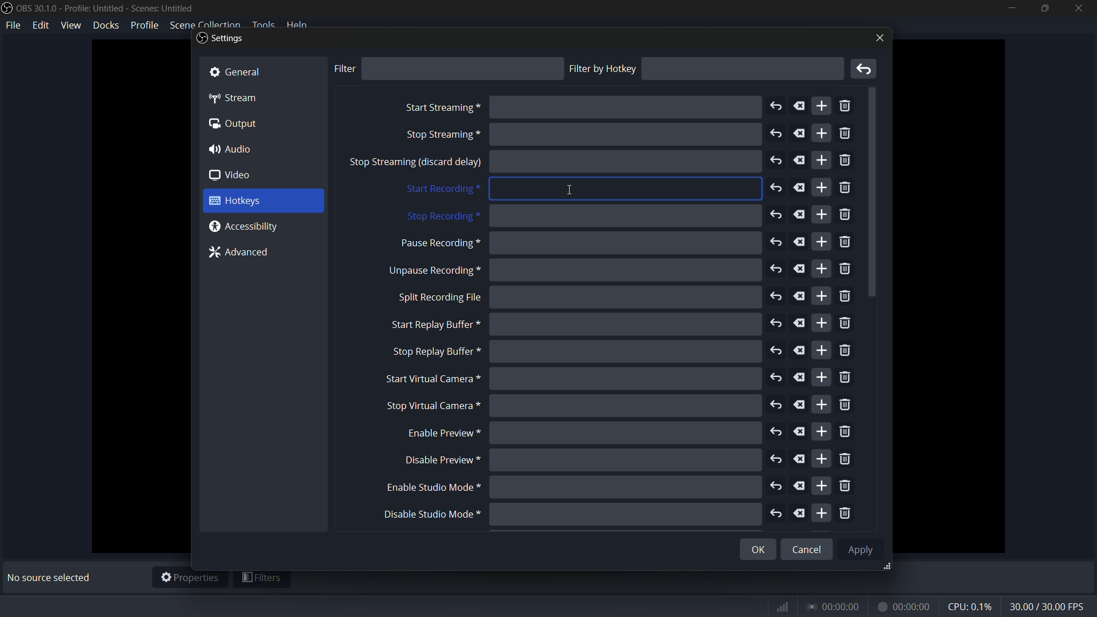  I want to click on close app, so click(1079, 8).